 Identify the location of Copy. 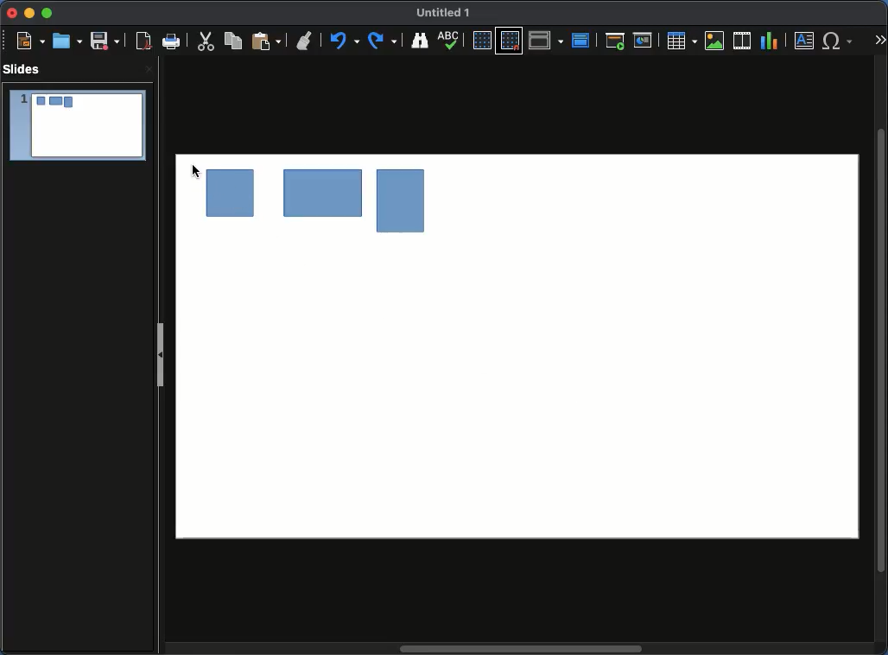
(236, 41).